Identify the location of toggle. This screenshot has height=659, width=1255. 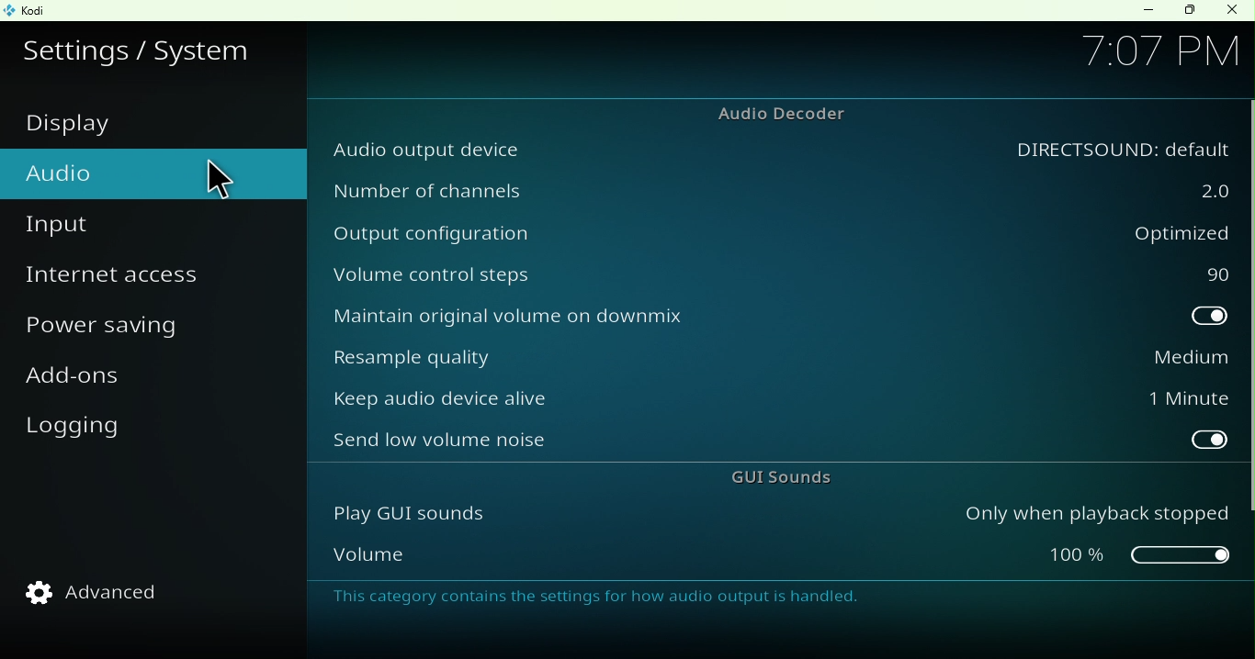
(1124, 441).